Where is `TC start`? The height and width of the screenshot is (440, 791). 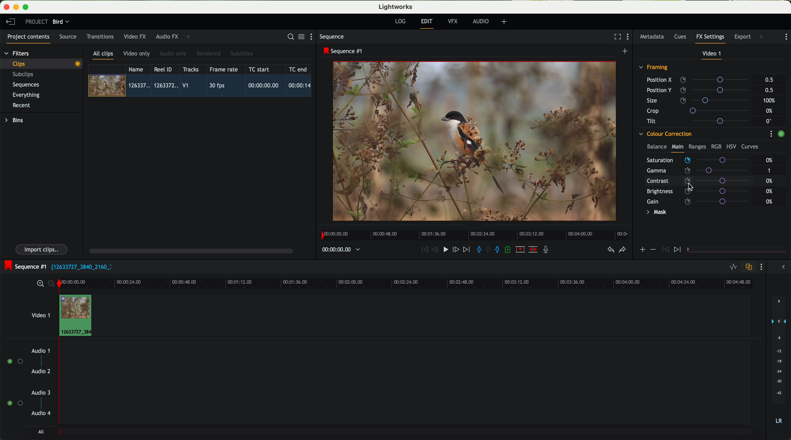 TC start is located at coordinates (260, 69).